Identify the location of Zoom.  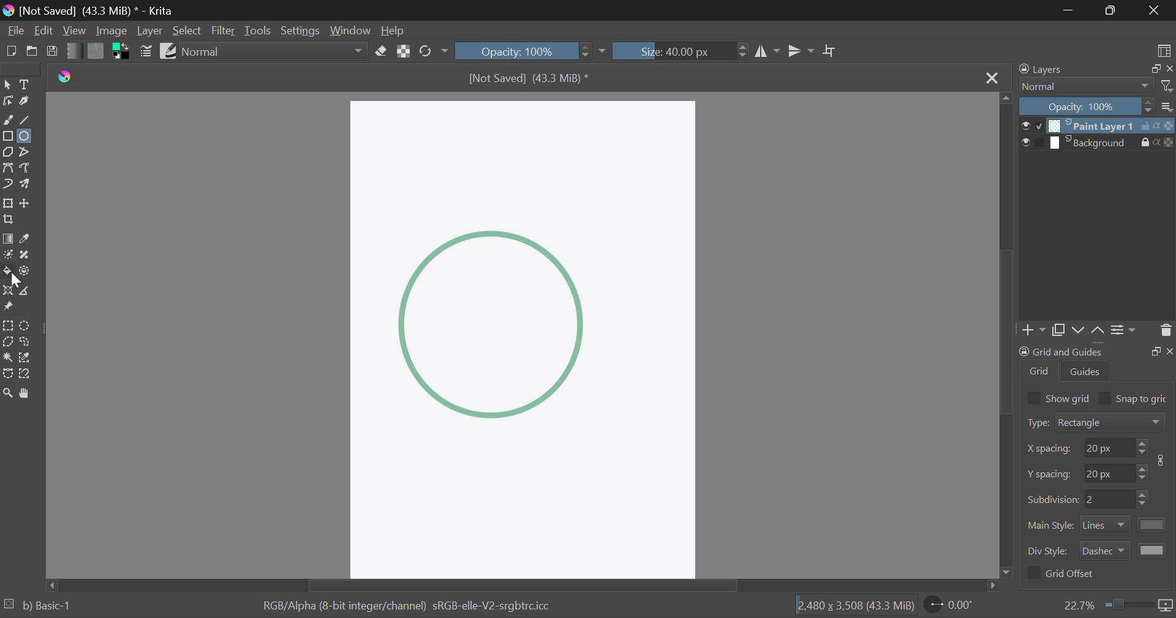
(1118, 605).